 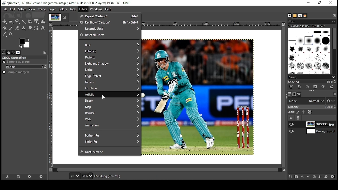 What do you see at coordinates (300, 16) in the screenshot?
I see `fonts` at bounding box center [300, 16].